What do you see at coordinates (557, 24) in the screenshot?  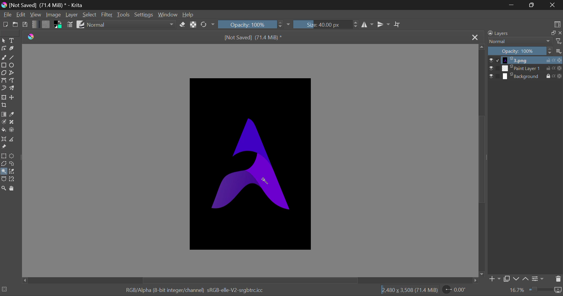 I see `Choose Workspace` at bounding box center [557, 24].